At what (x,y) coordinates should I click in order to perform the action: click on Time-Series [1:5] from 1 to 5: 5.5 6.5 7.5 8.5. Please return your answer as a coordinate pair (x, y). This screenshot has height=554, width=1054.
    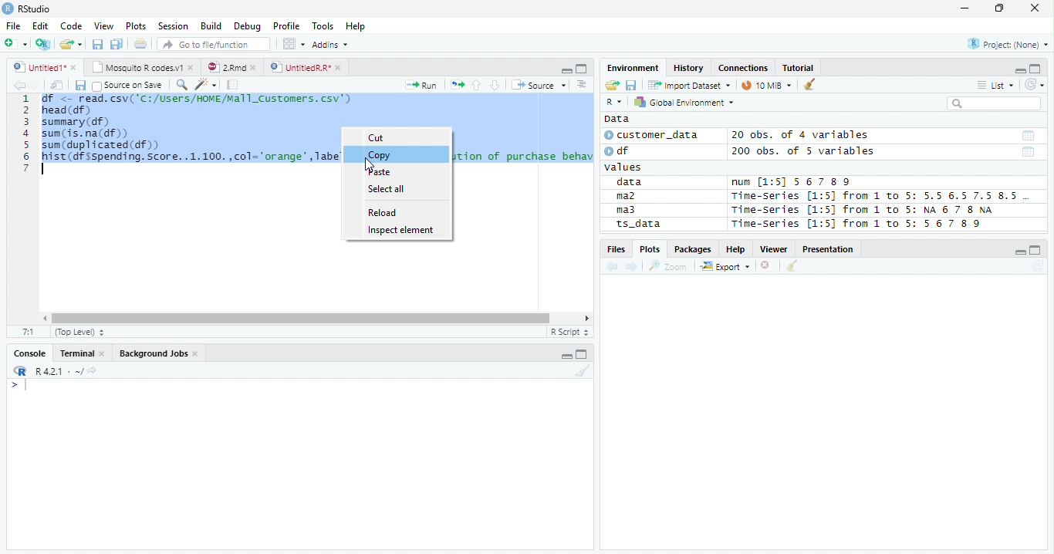
    Looking at the image, I should click on (877, 197).